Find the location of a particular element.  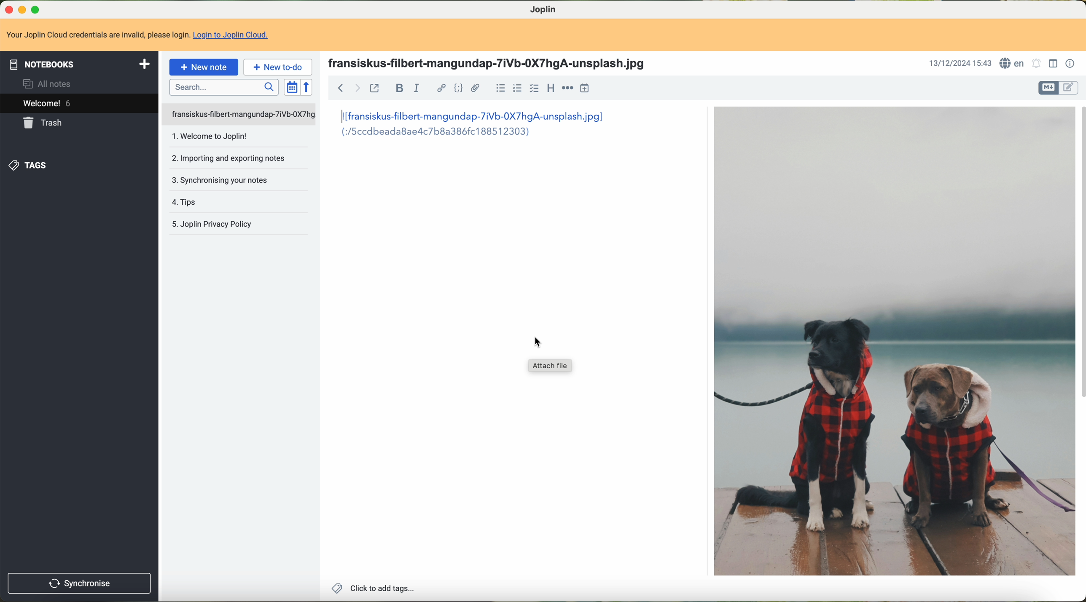

navigate back note is located at coordinates (341, 87).